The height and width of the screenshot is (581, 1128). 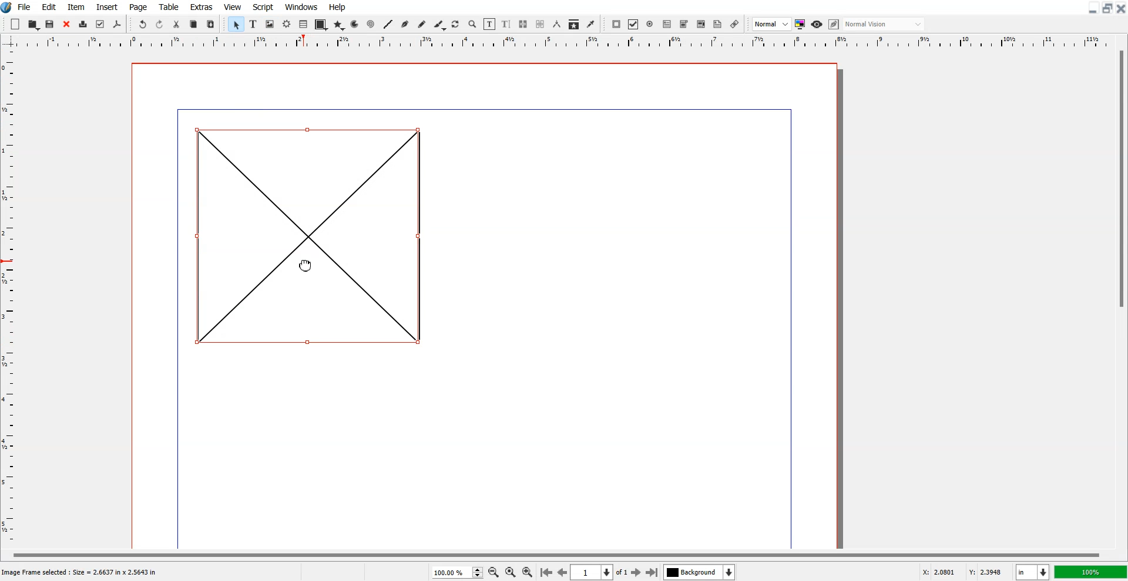 What do you see at coordinates (528, 571) in the screenshot?
I see `Zoom In` at bounding box center [528, 571].